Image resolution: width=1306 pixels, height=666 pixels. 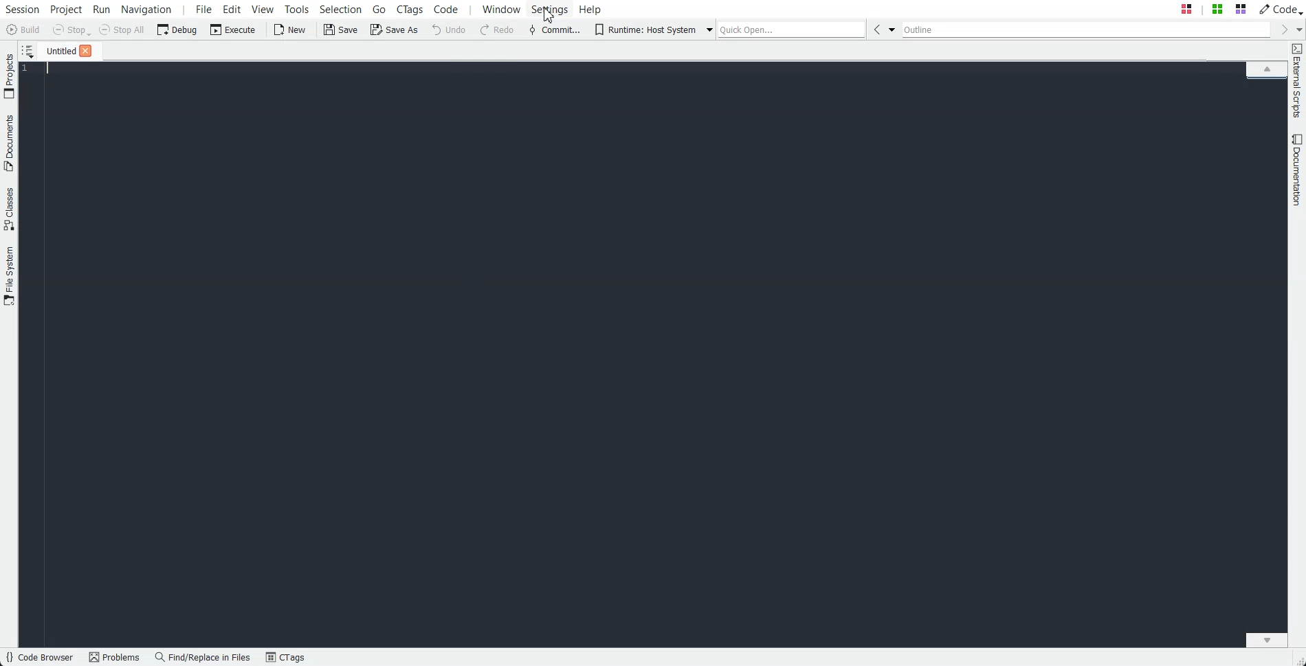 What do you see at coordinates (553, 9) in the screenshot?
I see `Settings` at bounding box center [553, 9].